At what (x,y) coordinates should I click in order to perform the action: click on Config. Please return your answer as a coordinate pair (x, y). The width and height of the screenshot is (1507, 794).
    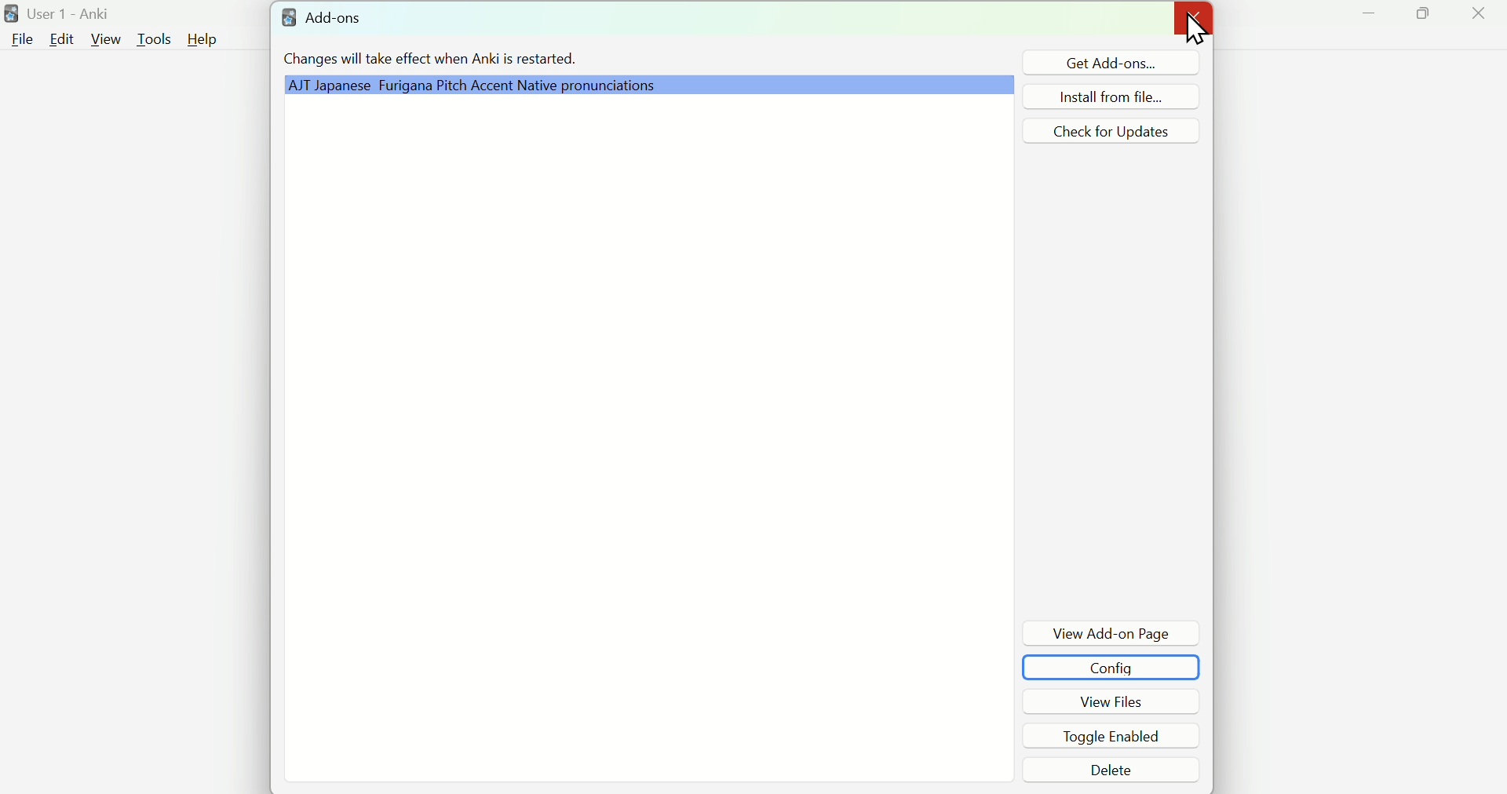
    Looking at the image, I should click on (1111, 670).